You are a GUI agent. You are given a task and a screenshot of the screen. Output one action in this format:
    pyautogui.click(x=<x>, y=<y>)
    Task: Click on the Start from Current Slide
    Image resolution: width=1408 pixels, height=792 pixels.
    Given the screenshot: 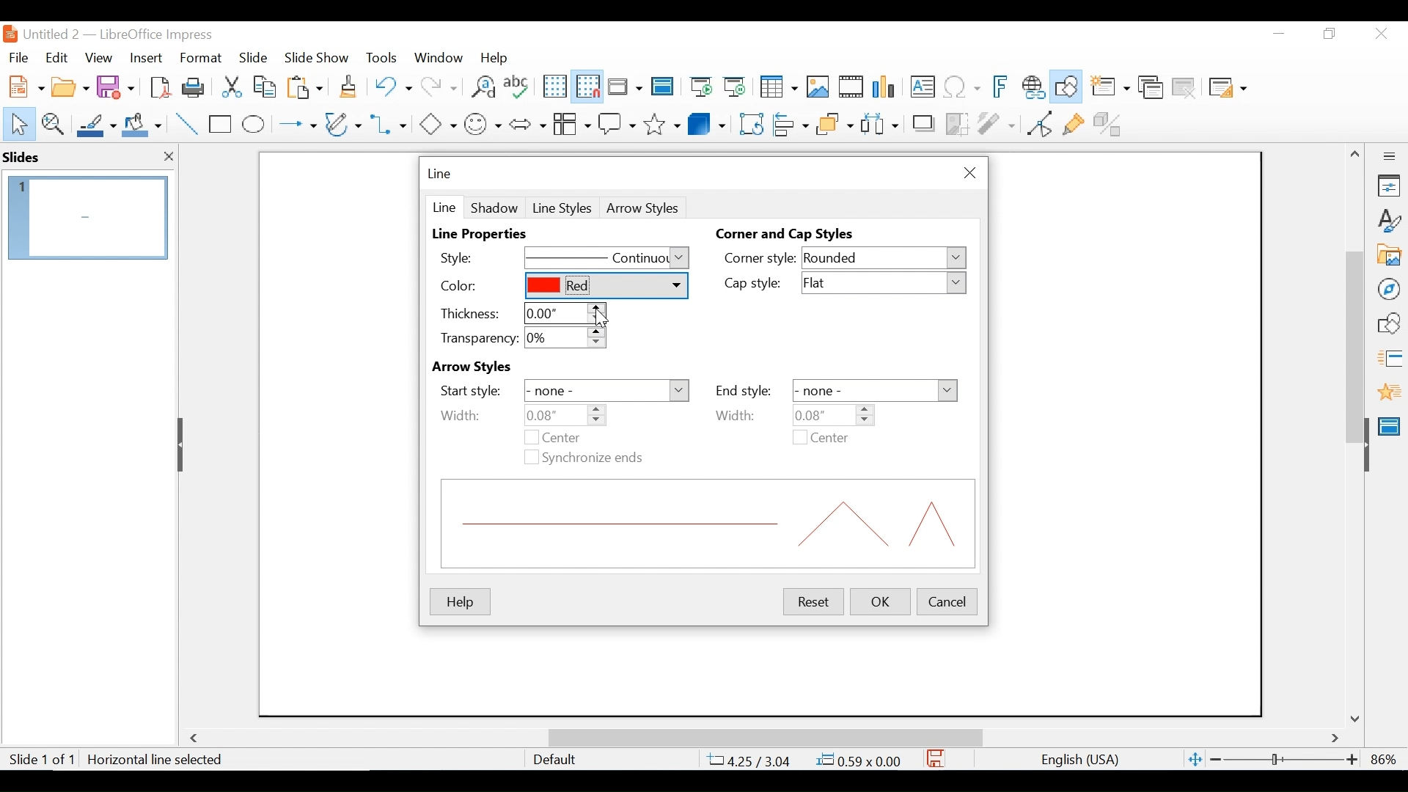 What is the action you would take?
    pyautogui.click(x=734, y=88)
    